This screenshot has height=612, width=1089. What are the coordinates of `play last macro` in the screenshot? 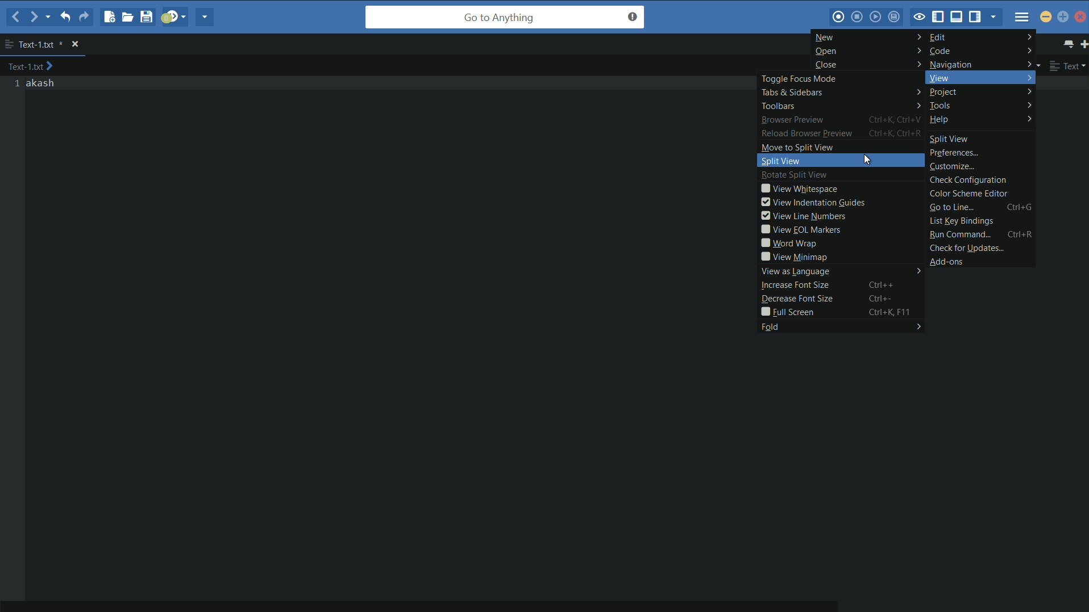 It's located at (877, 16).